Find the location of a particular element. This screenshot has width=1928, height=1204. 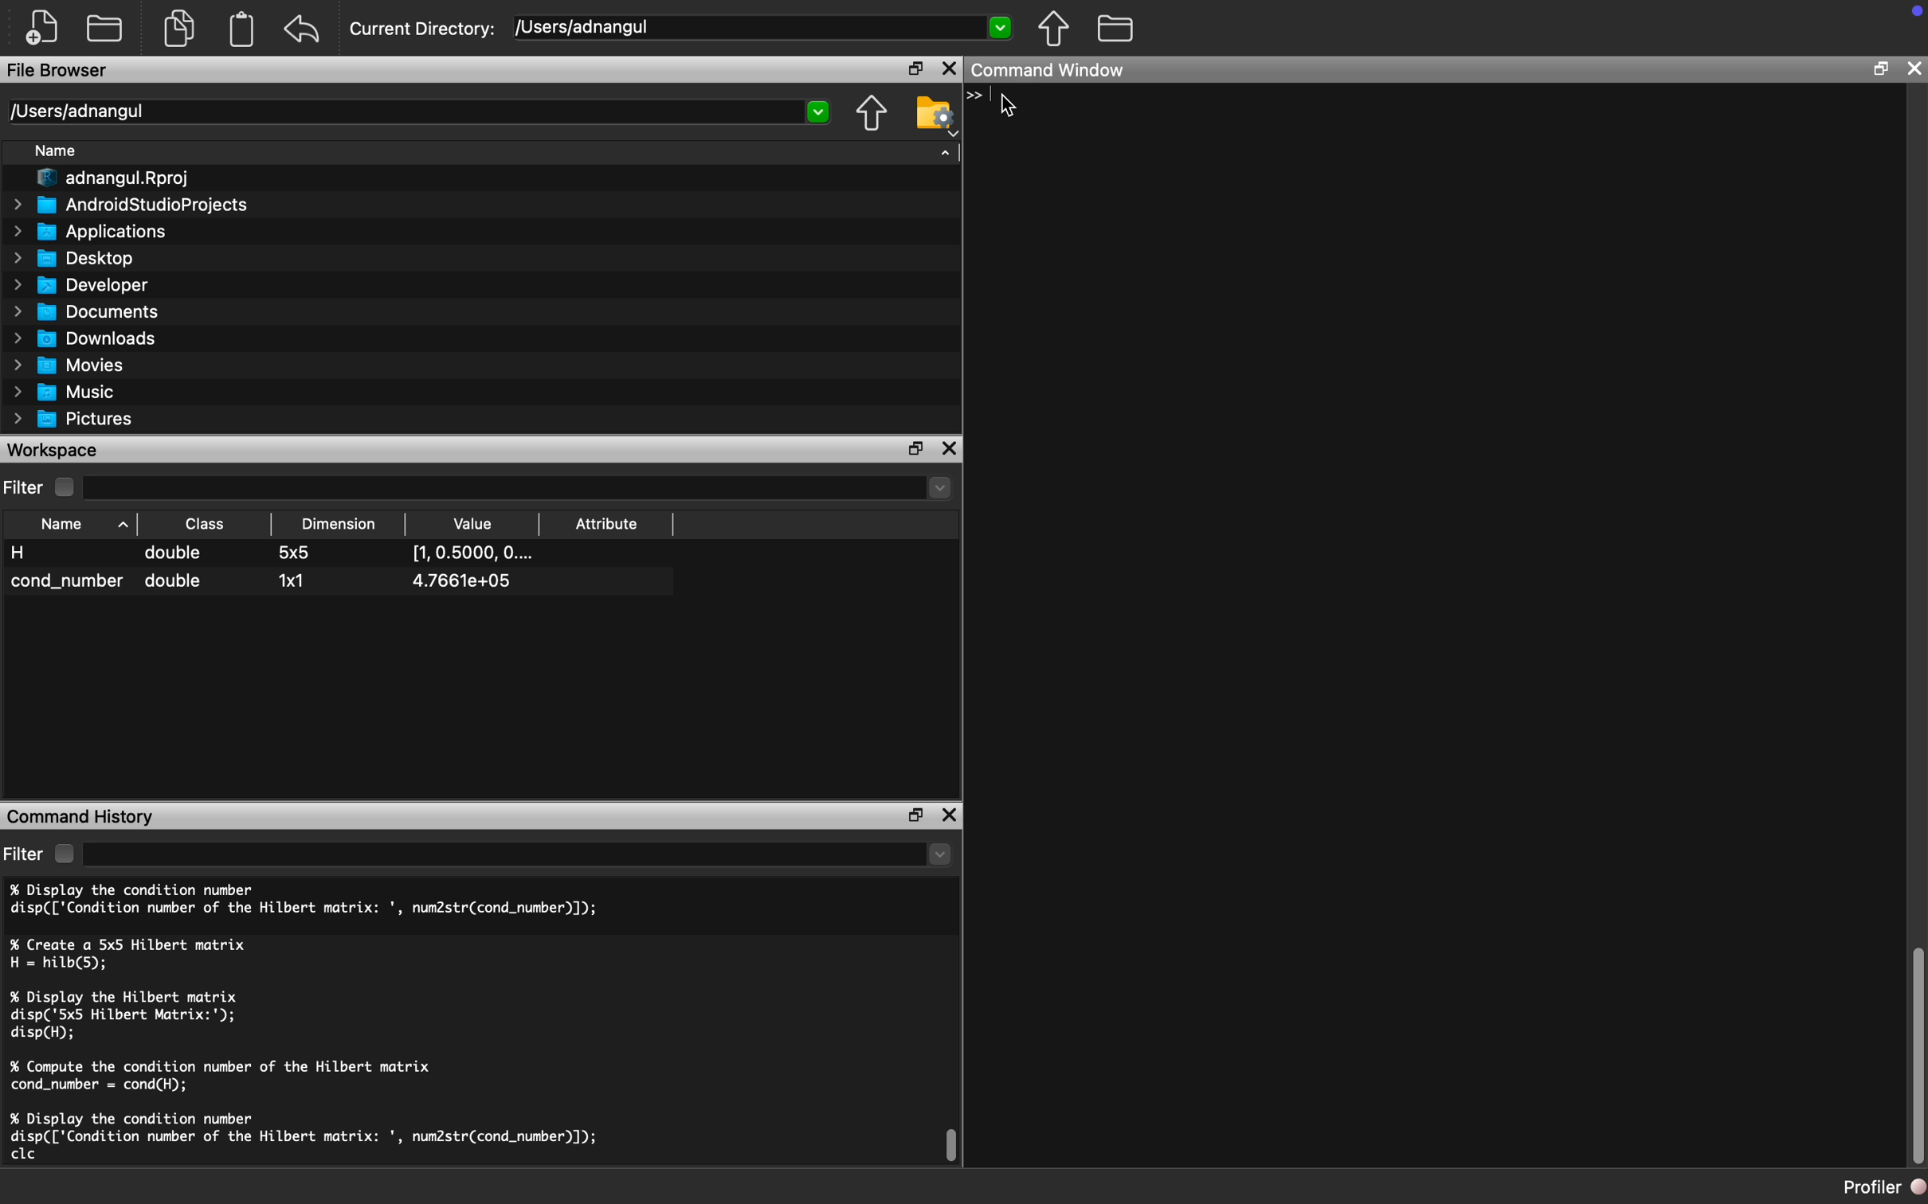

% Display the Hilbert matrix
disp('5x5 Hilbert Matrix:');
disp(H); is located at coordinates (134, 1014).